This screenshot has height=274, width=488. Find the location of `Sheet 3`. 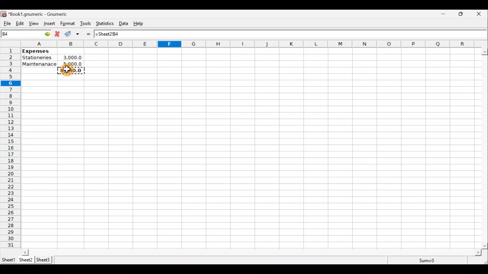

Sheet 3 is located at coordinates (44, 260).